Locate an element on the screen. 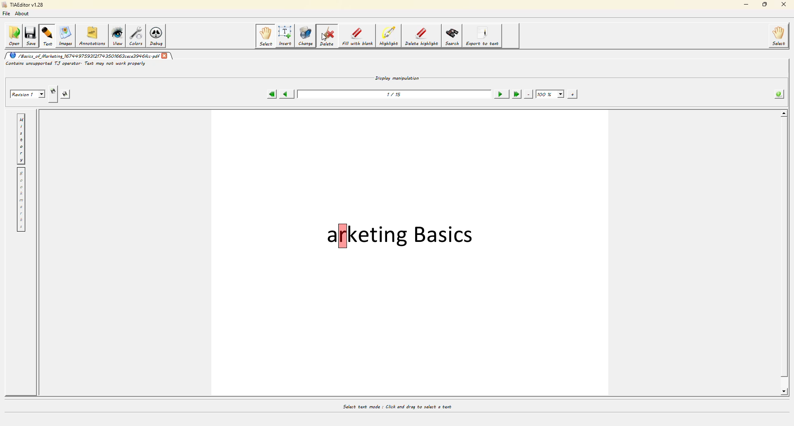 Image resolution: width=794 pixels, height=426 pixels. view is located at coordinates (118, 36).